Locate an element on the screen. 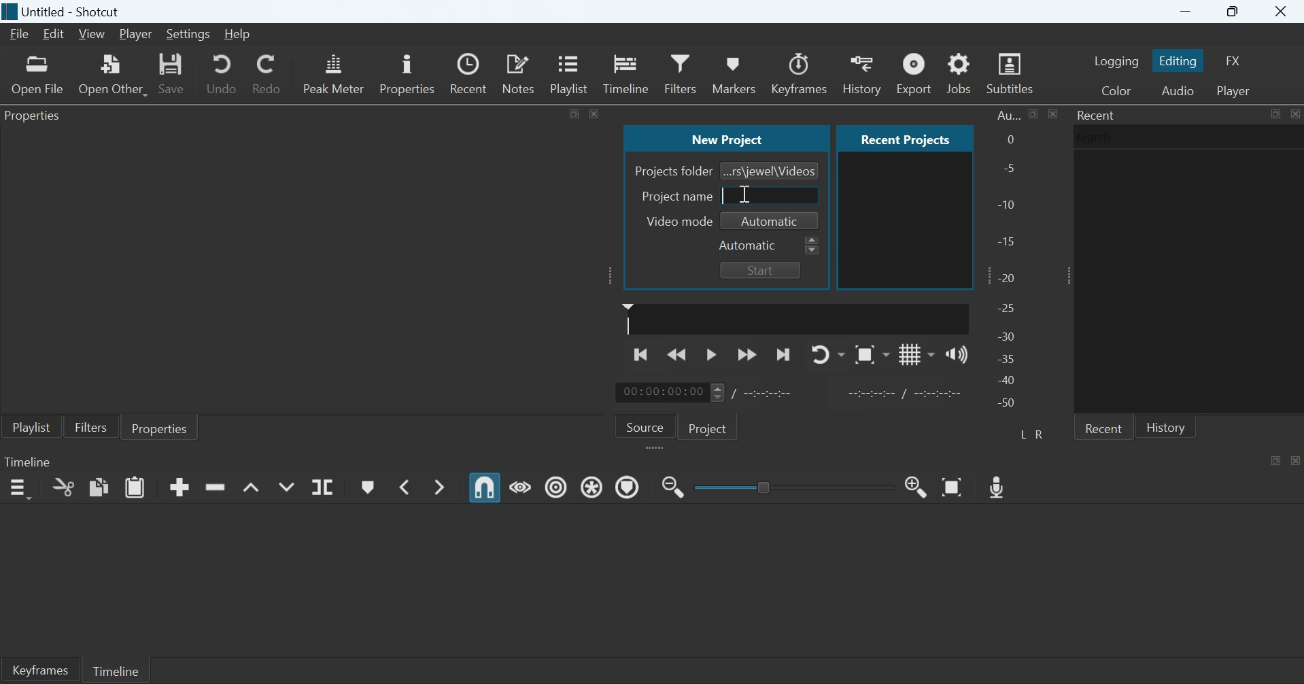 Image resolution: width=1304 pixels, height=684 pixels. Recent projects is located at coordinates (905, 138).